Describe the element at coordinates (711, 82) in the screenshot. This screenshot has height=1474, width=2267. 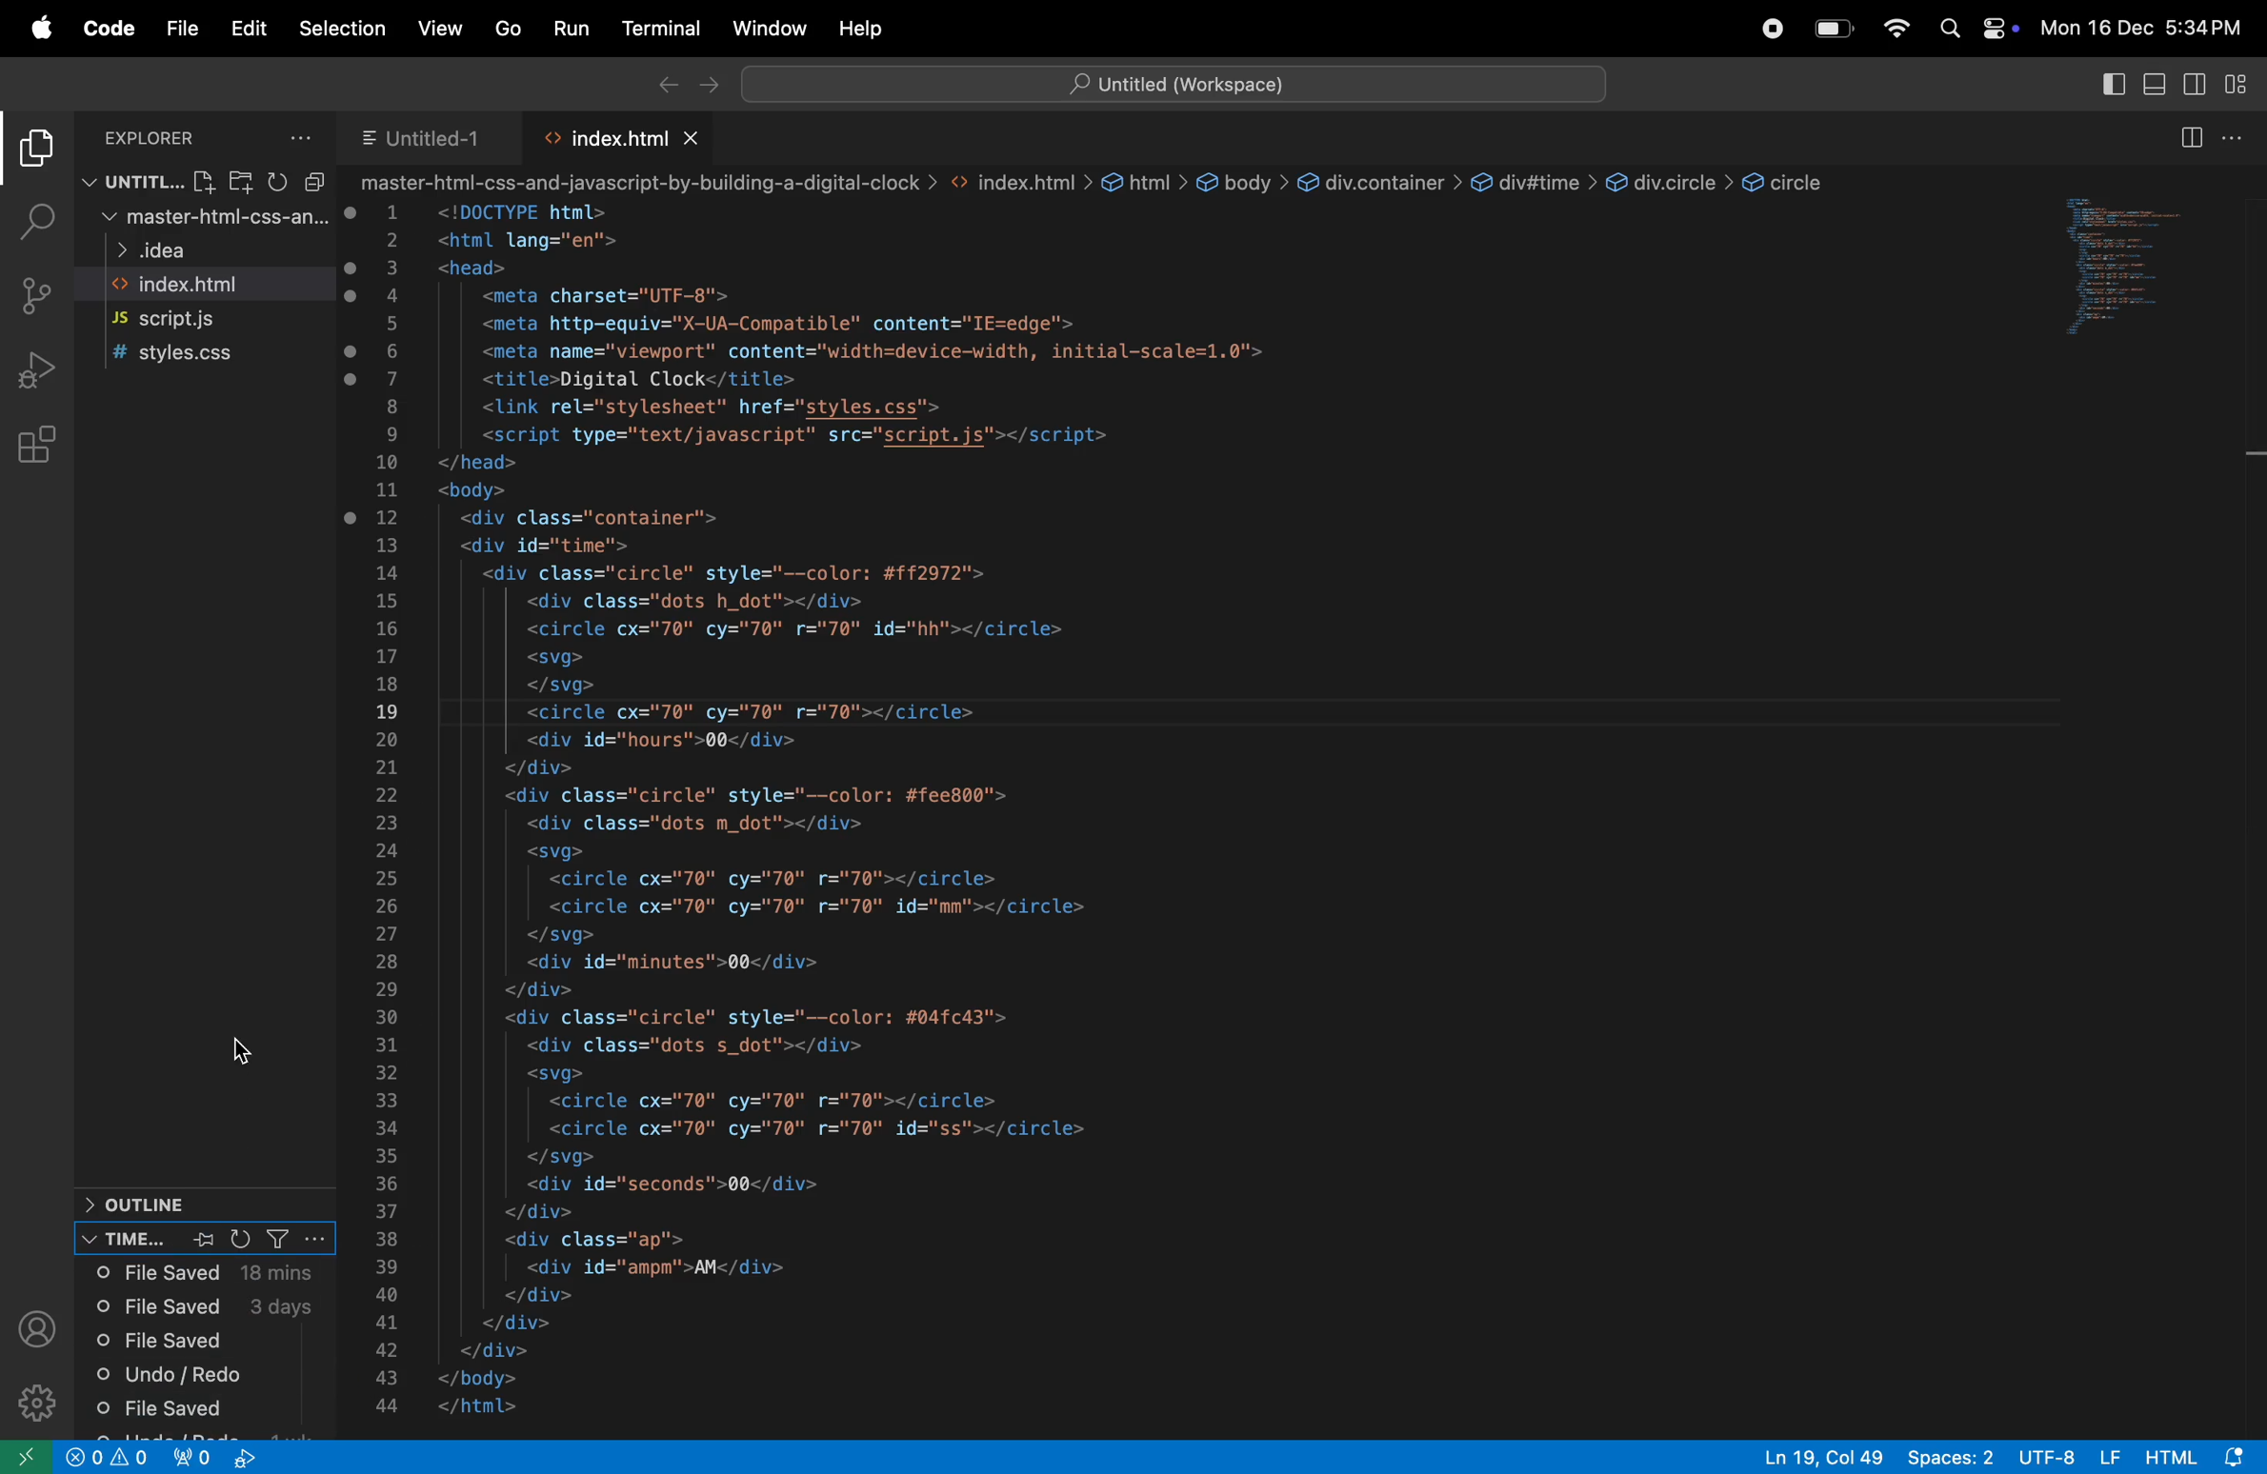
I see `forward` at that location.